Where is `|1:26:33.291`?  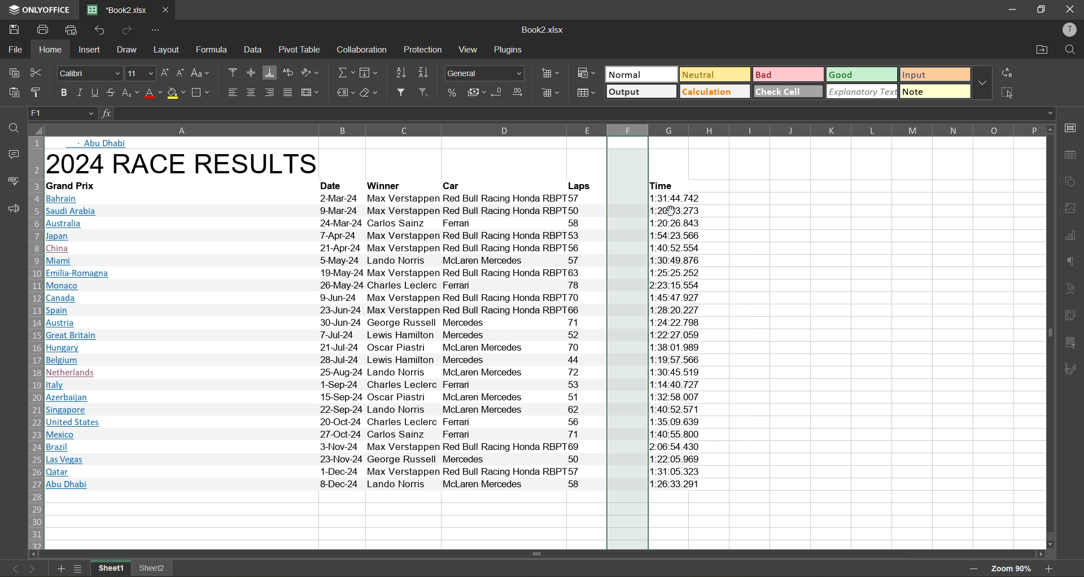
|1:26:33.291 is located at coordinates (677, 485).